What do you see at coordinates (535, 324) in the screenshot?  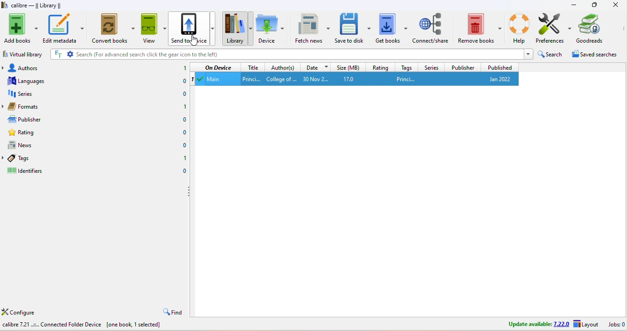 I see `update available` at bounding box center [535, 324].